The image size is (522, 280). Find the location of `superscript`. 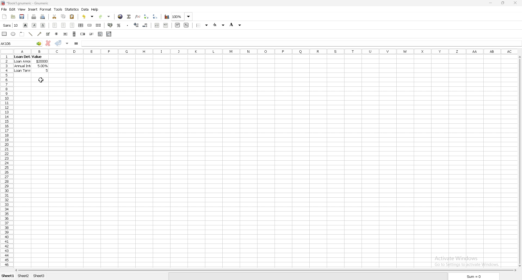

superscript is located at coordinates (177, 25).